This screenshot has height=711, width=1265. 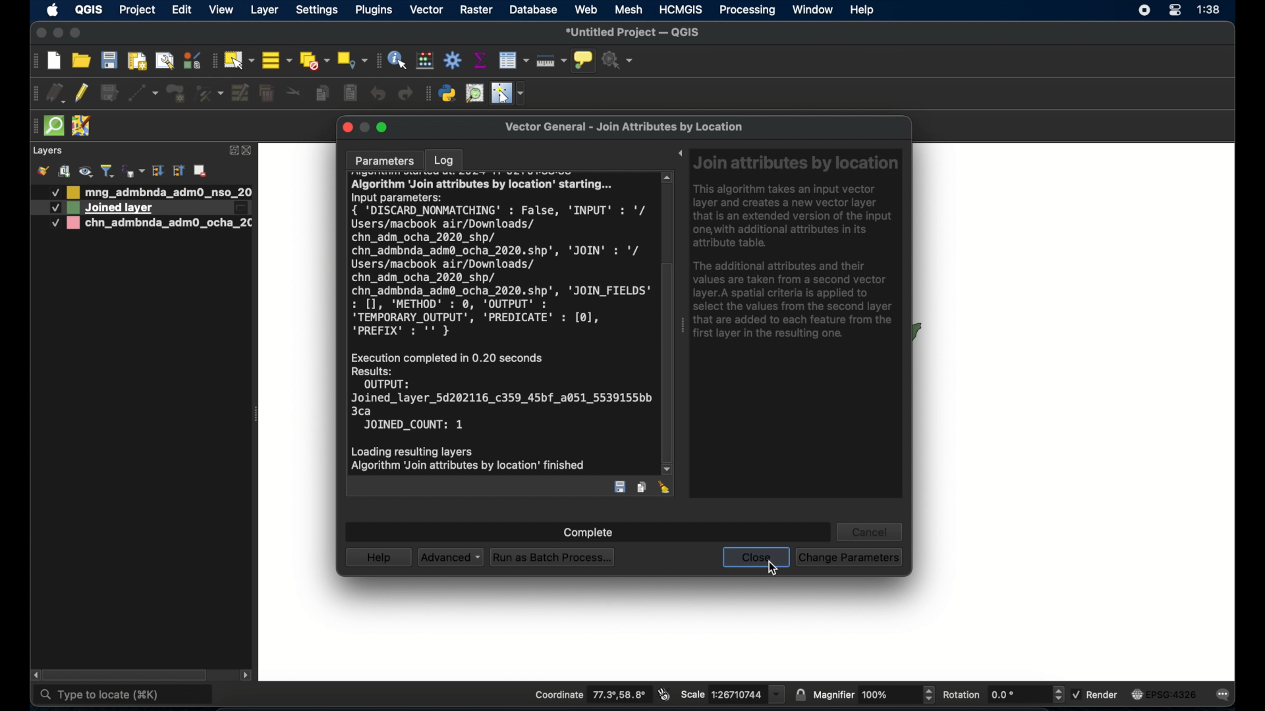 I want to click on copy features, so click(x=323, y=95).